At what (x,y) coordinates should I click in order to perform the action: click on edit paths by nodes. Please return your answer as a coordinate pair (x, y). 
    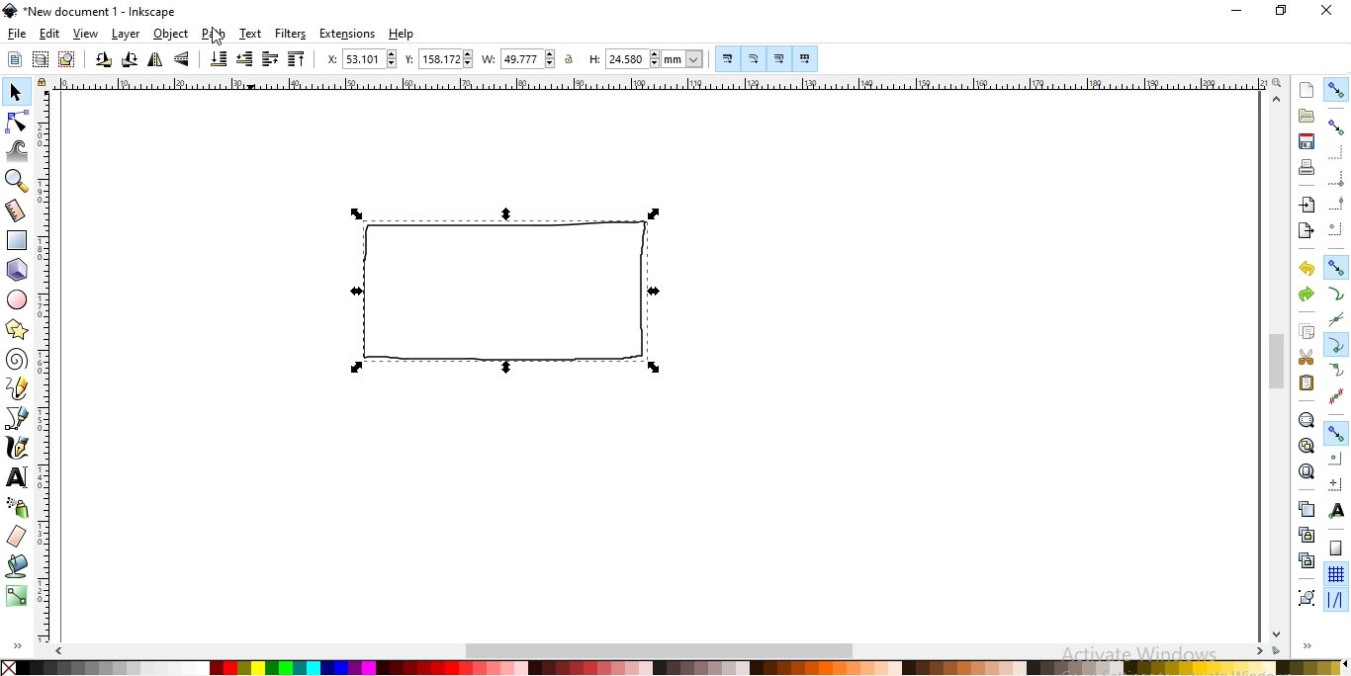
    Looking at the image, I should click on (18, 123).